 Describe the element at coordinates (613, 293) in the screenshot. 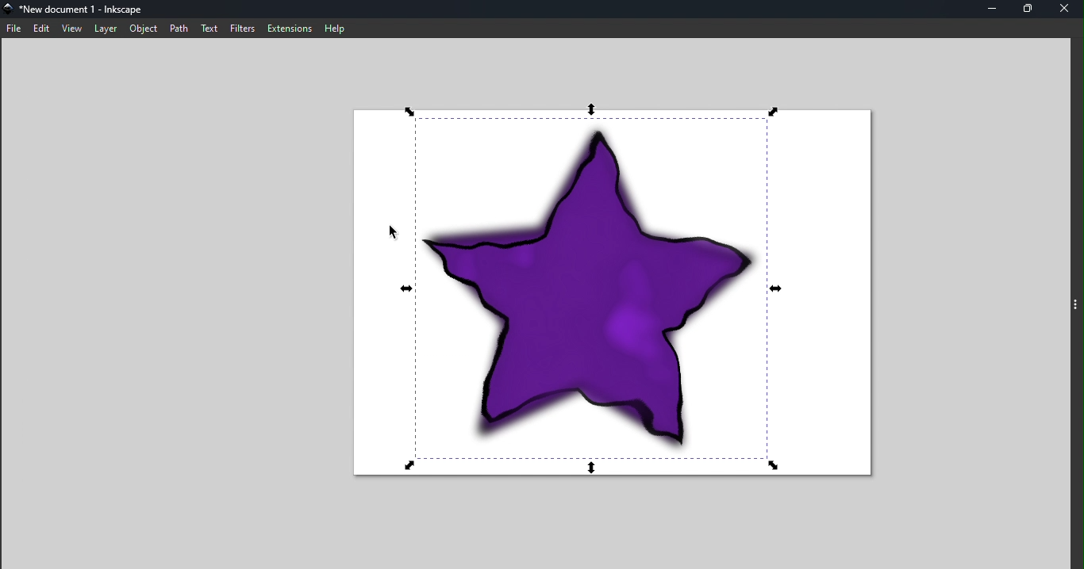

I see `Canvas` at that location.